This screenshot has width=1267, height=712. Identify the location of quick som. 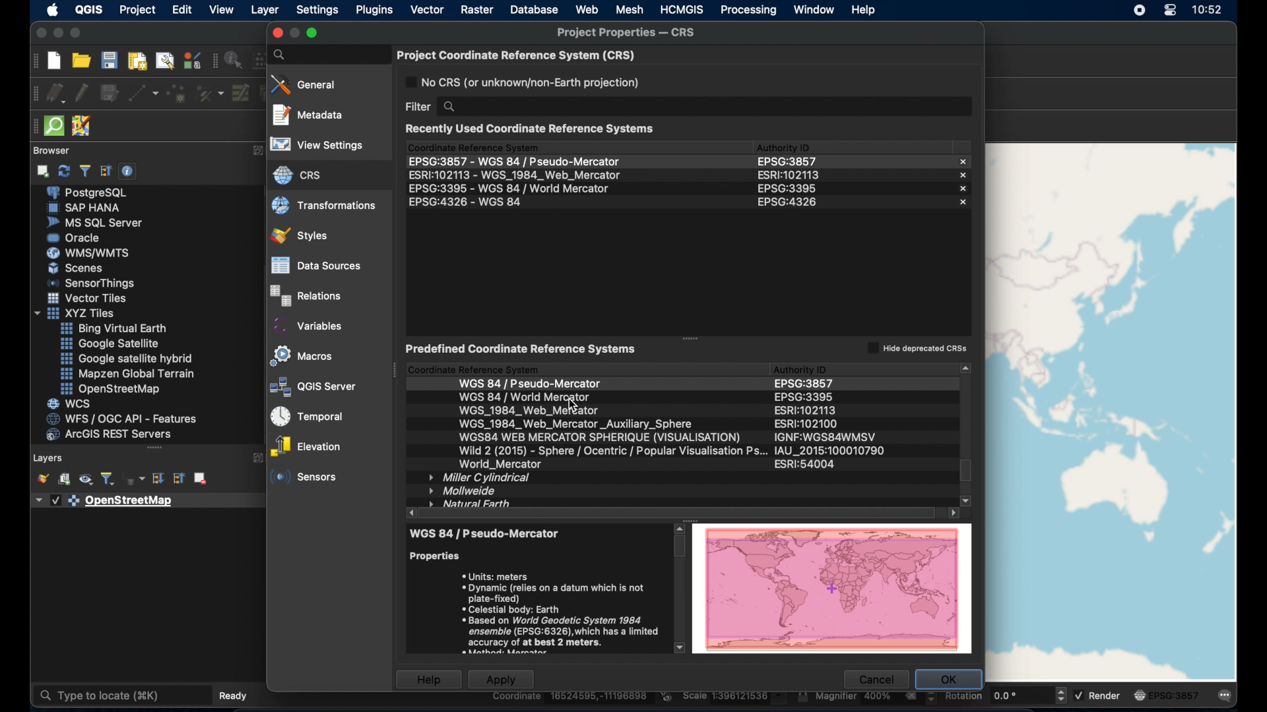
(55, 127).